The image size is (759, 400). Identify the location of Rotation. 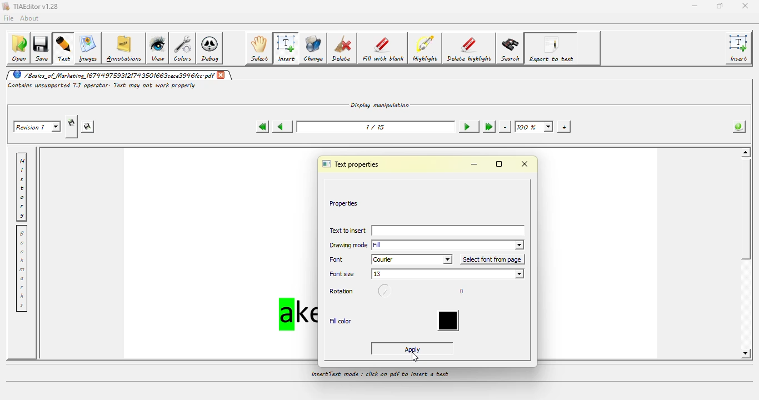
(343, 292).